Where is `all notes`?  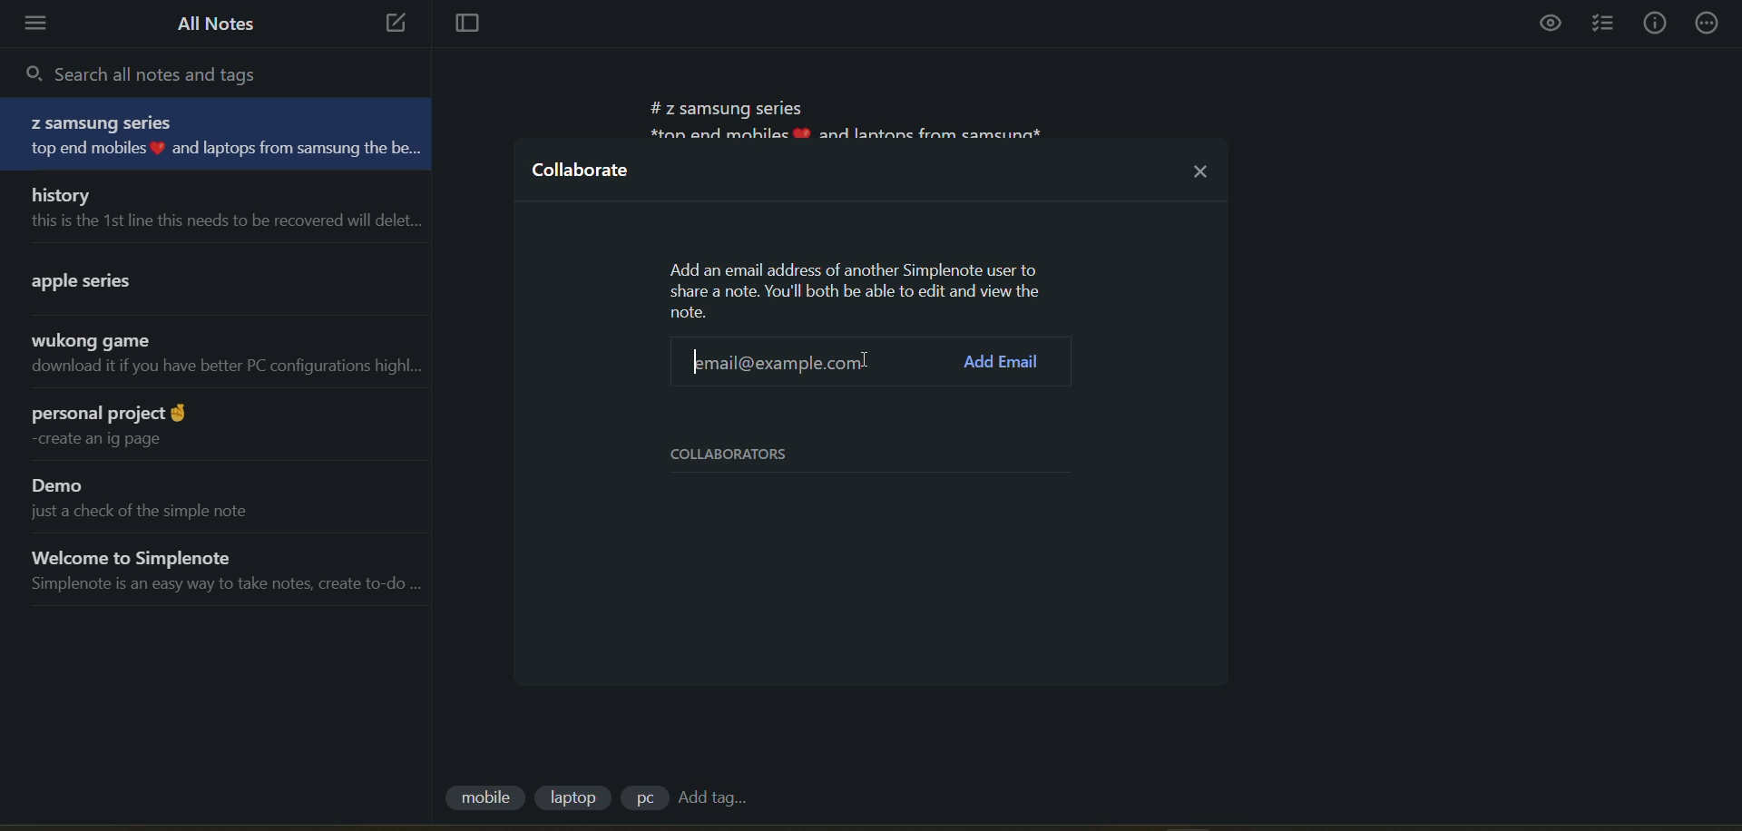
all notes is located at coordinates (217, 24).